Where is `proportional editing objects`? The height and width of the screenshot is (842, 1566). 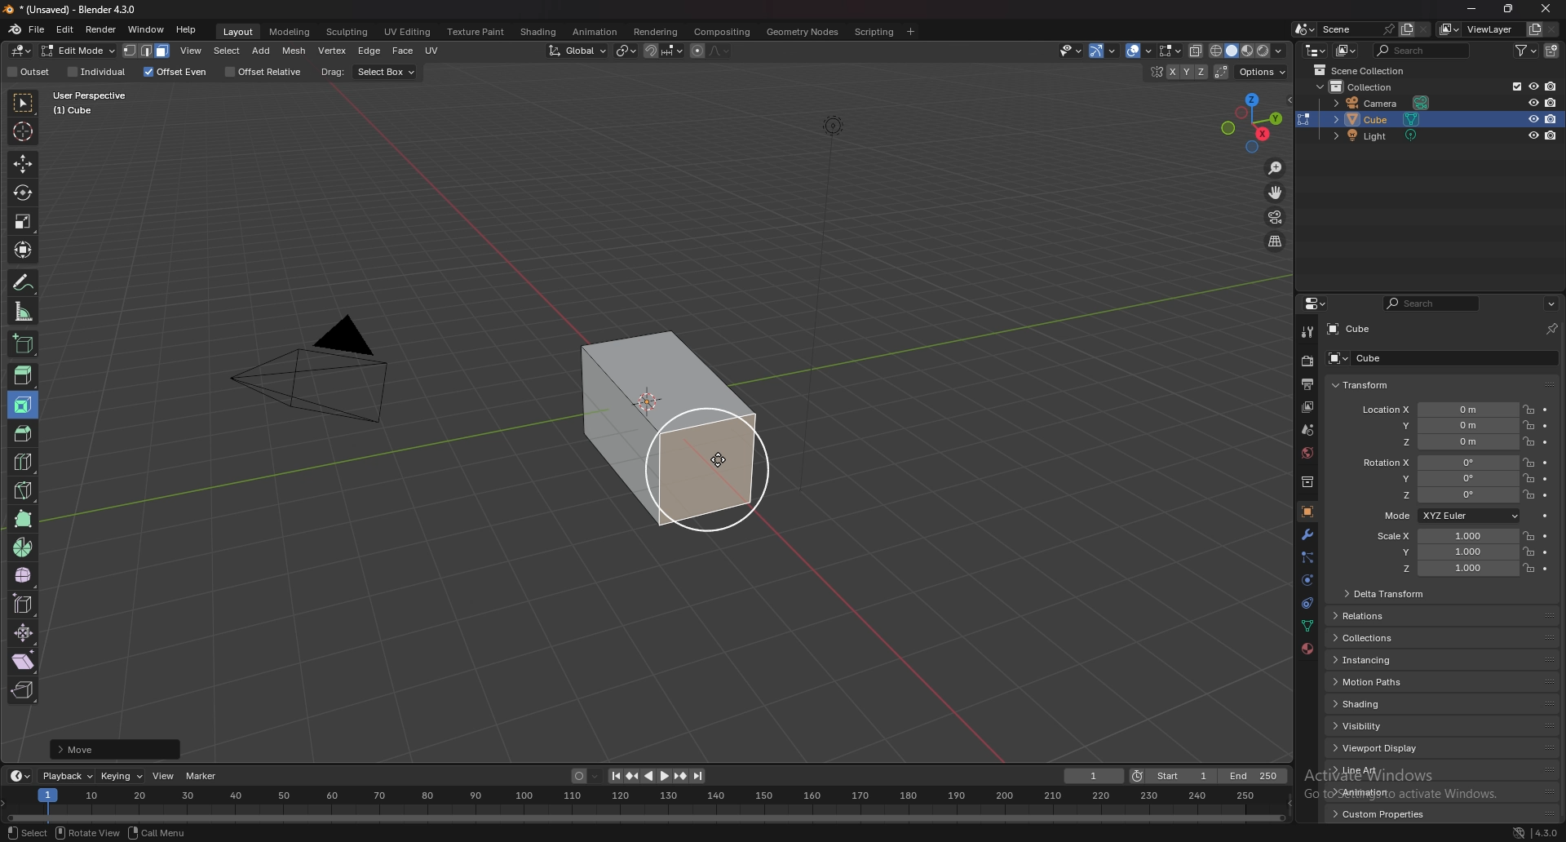
proportional editing objects is located at coordinates (697, 51).